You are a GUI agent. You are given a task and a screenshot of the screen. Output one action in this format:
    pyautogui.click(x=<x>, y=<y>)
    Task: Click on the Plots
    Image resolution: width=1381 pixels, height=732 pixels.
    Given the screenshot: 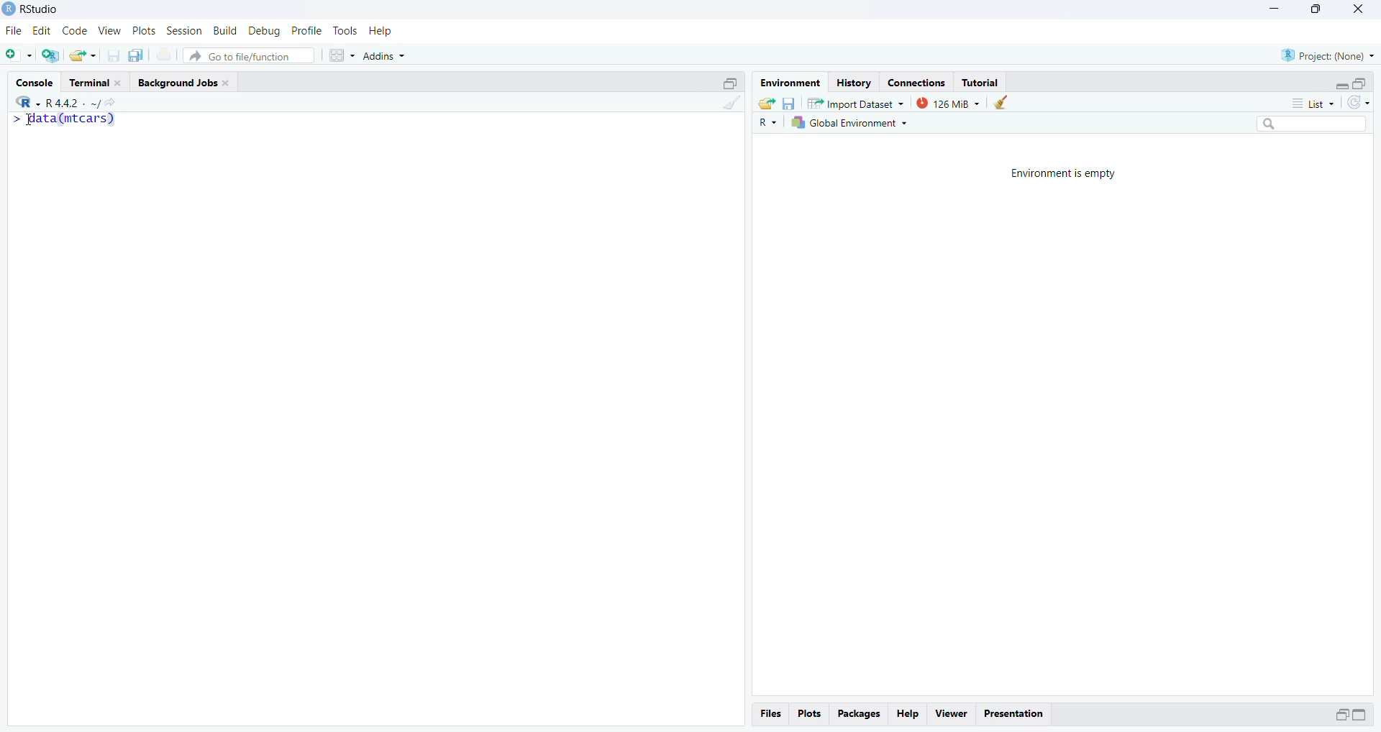 What is the action you would take?
    pyautogui.click(x=808, y=713)
    